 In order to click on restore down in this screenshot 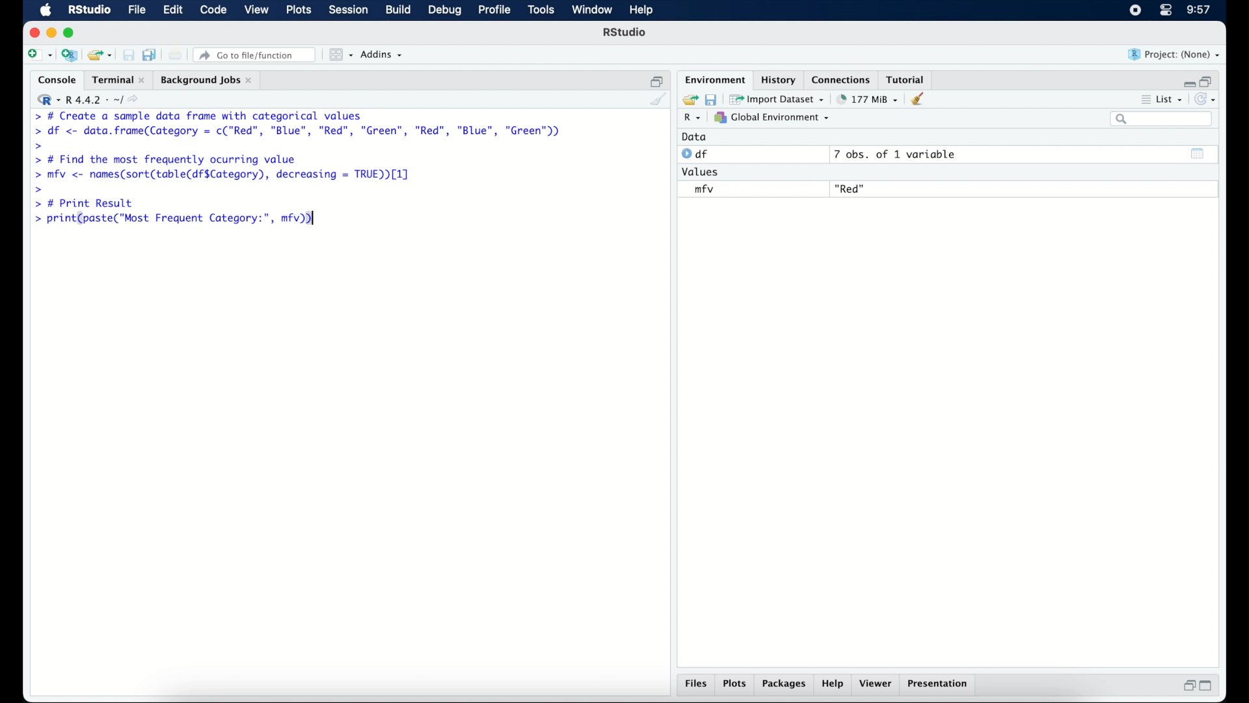, I will do `click(1209, 80)`.